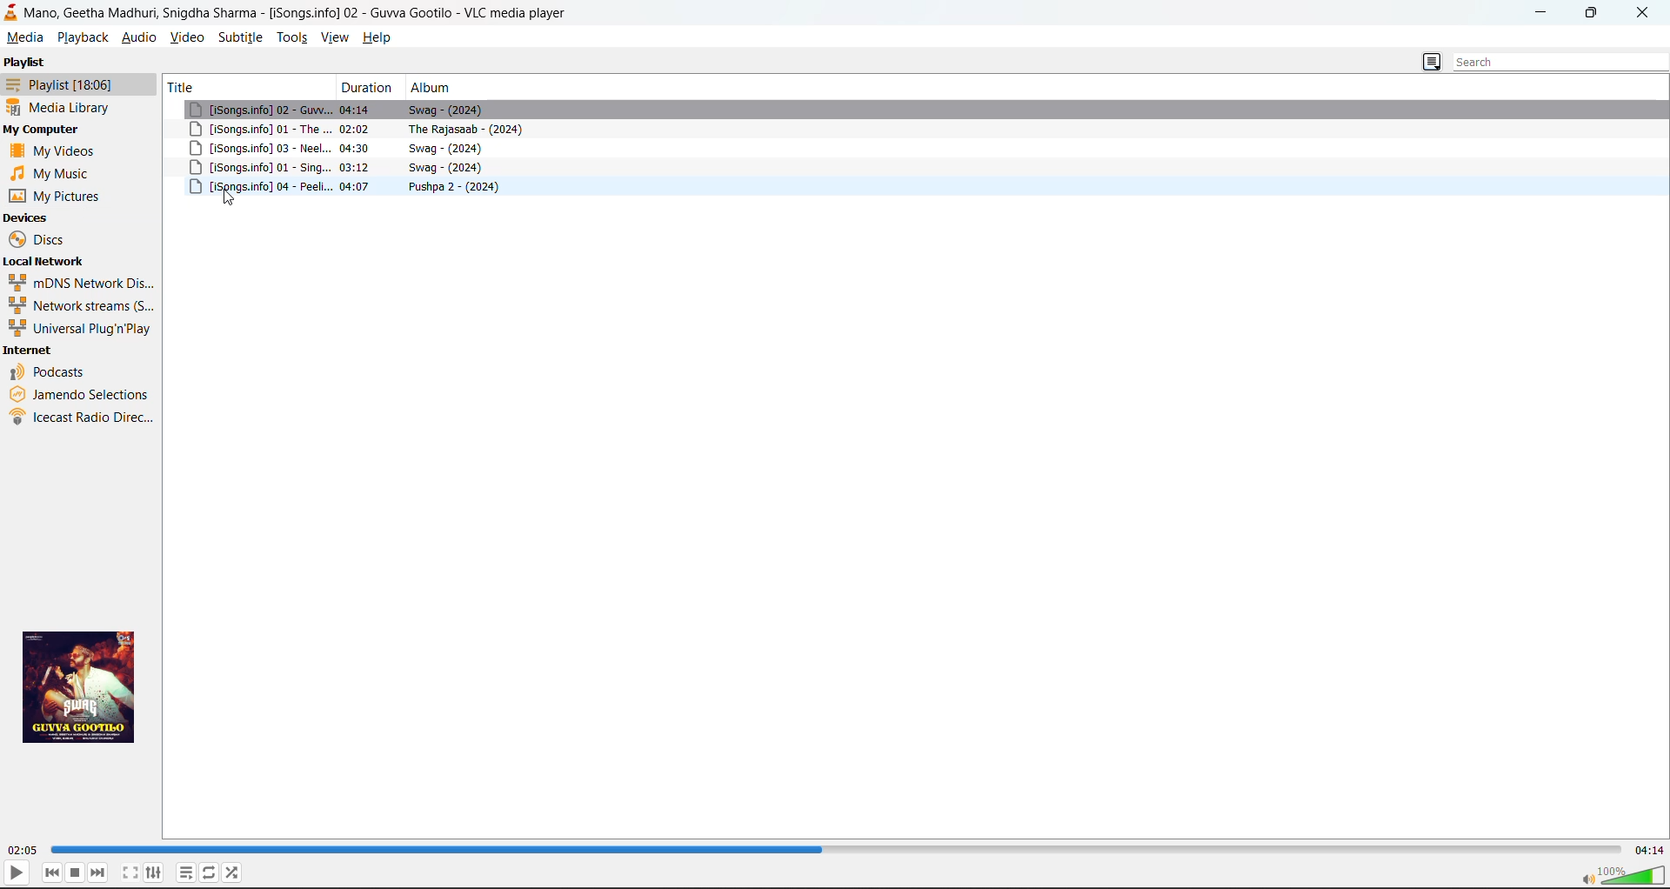 The width and height of the screenshot is (1670, 889). Describe the element at coordinates (28, 218) in the screenshot. I see `devices` at that location.